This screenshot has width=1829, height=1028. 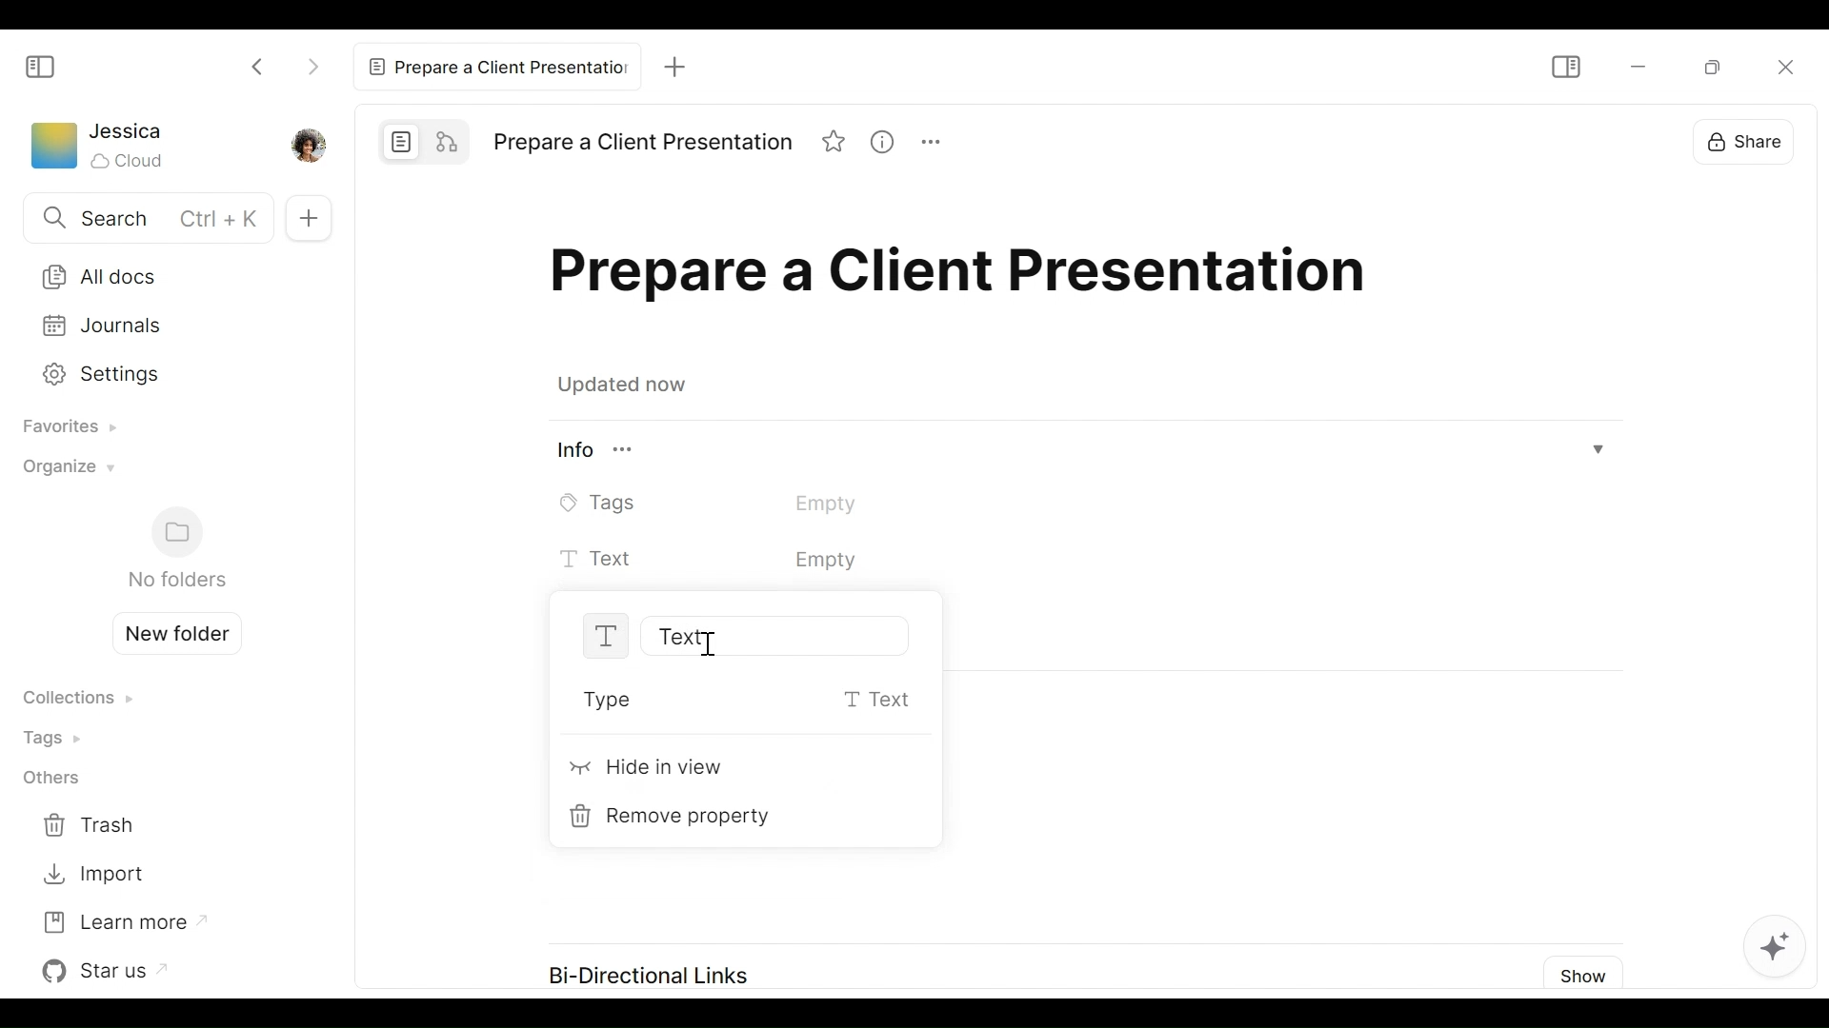 What do you see at coordinates (259, 65) in the screenshot?
I see `Click to go back` at bounding box center [259, 65].